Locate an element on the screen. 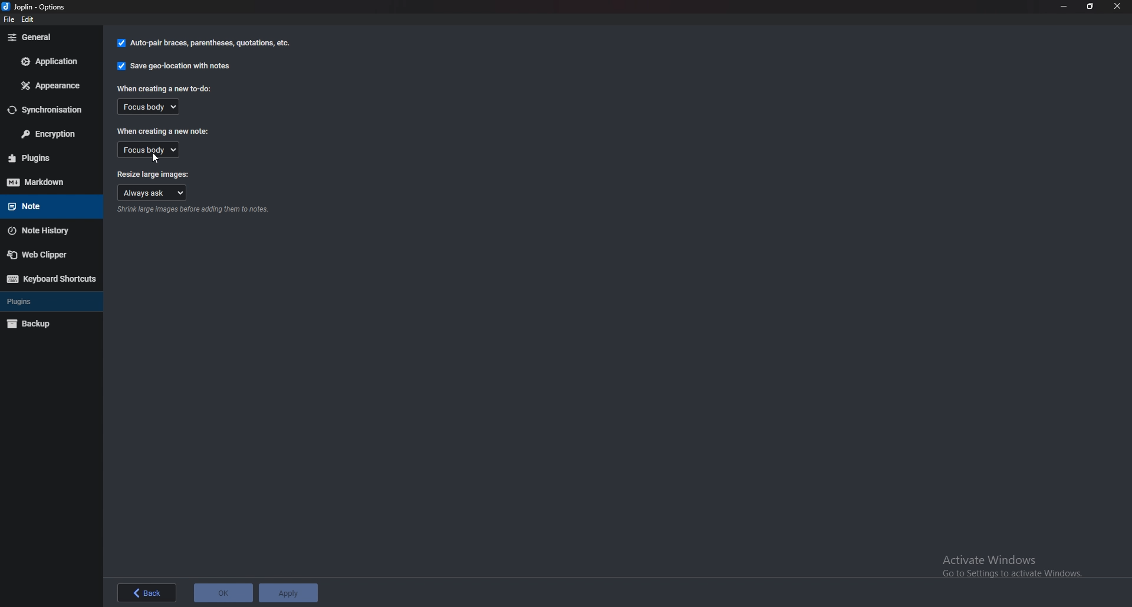  Focus body is located at coordinates (154, 107).